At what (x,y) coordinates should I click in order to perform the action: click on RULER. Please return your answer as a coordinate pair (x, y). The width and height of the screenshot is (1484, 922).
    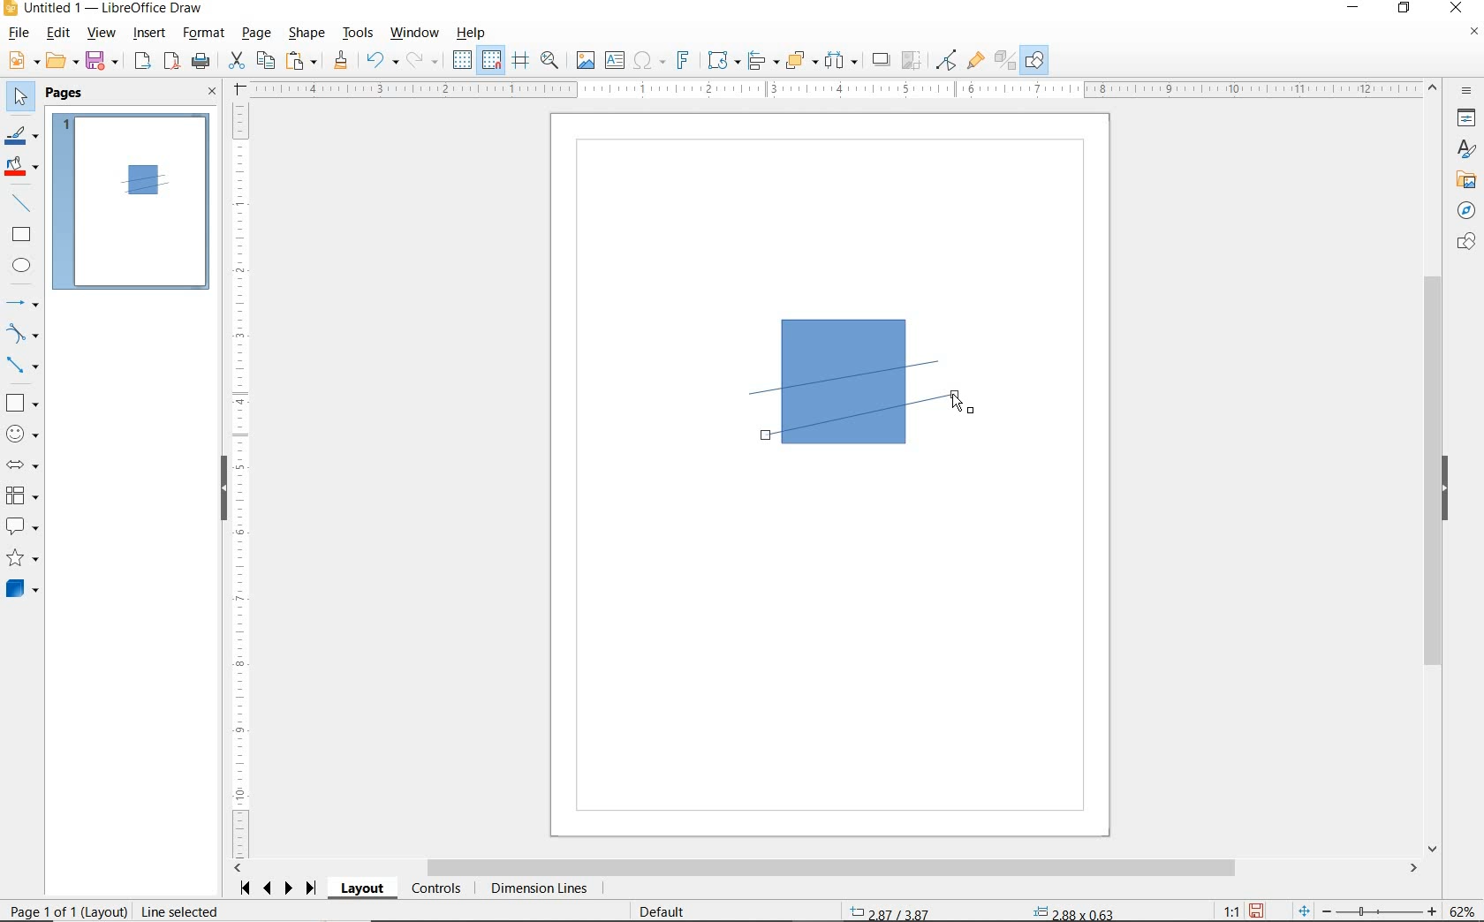
    Looking at the image, I should click on (241, 480).